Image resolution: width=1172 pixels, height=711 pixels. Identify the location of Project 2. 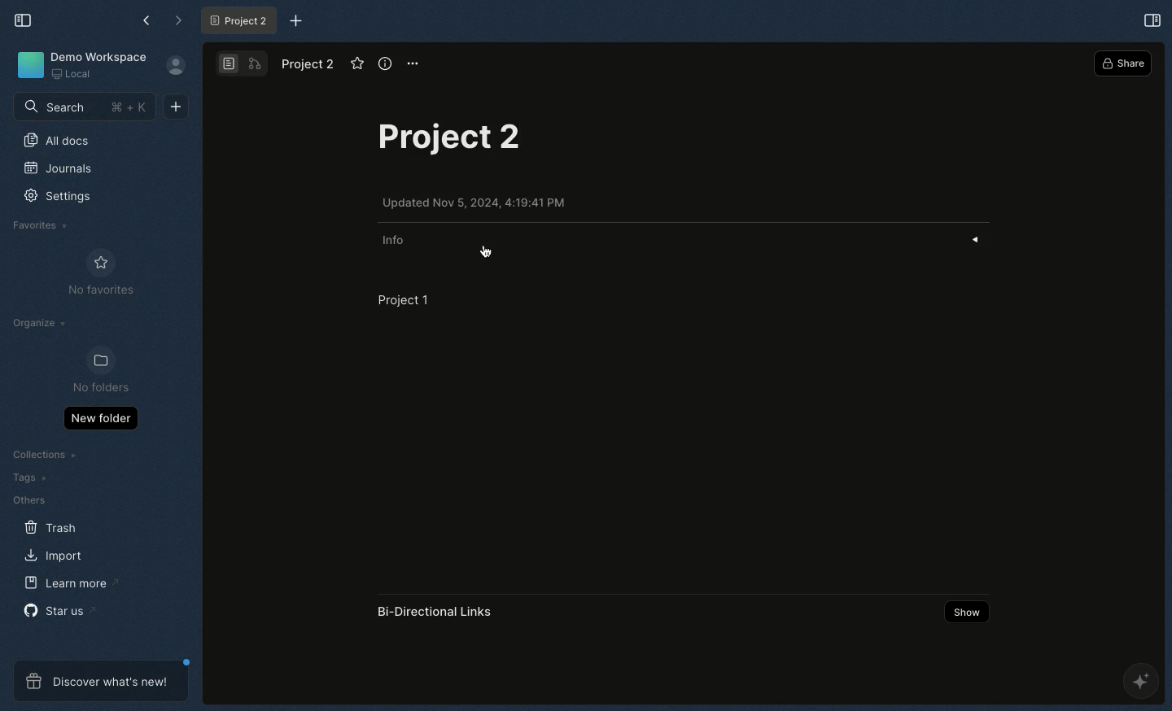
(461, 142).